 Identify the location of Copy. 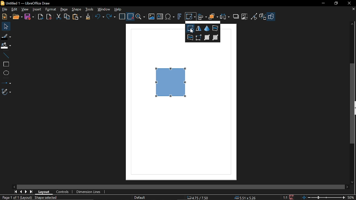
(67, 17).